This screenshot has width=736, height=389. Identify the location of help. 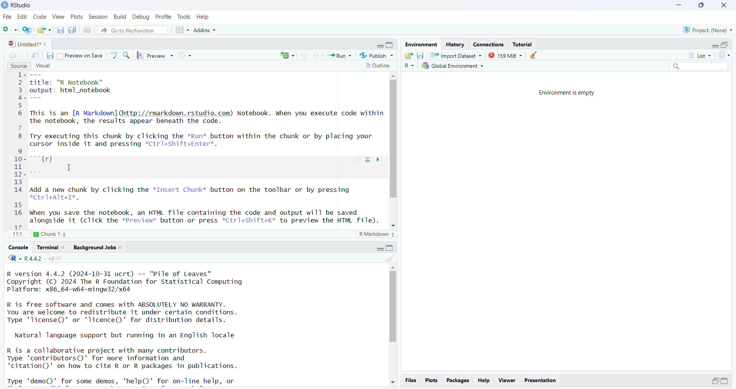
(485, 380).